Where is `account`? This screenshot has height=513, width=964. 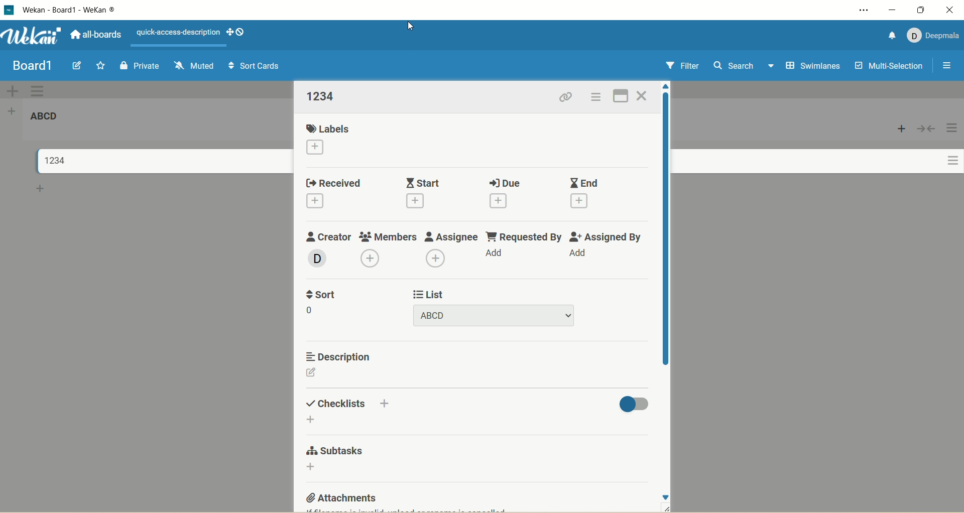 account is located at coordinates (931, 35).